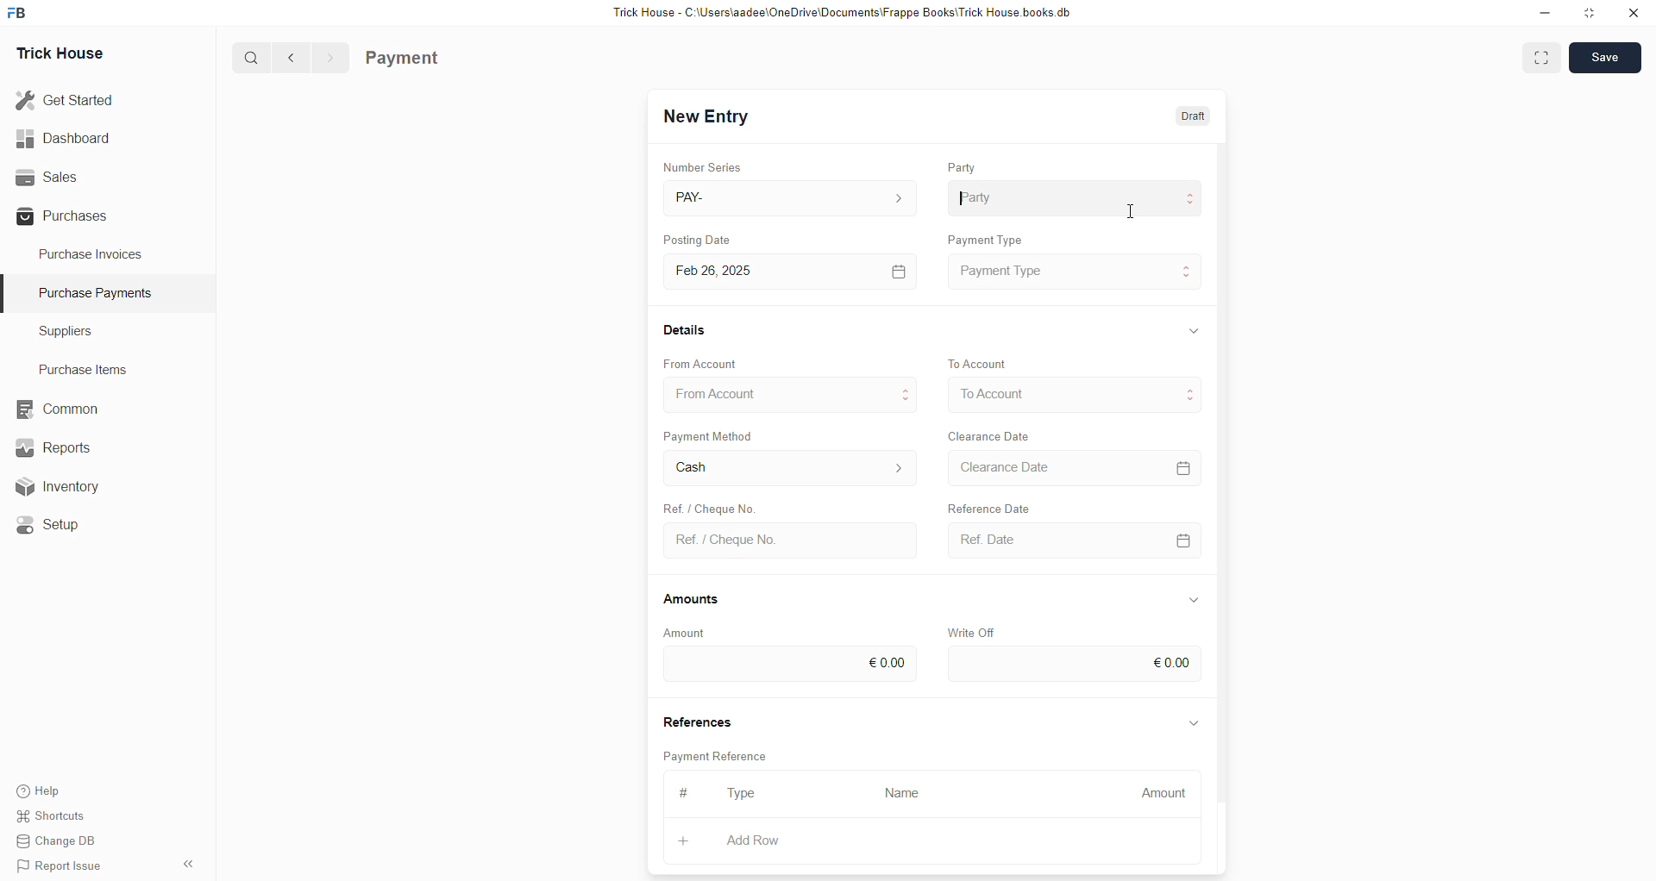  Describe the element at coordinates (702, 165) in the screenshot. I see `Number Series` at that location.